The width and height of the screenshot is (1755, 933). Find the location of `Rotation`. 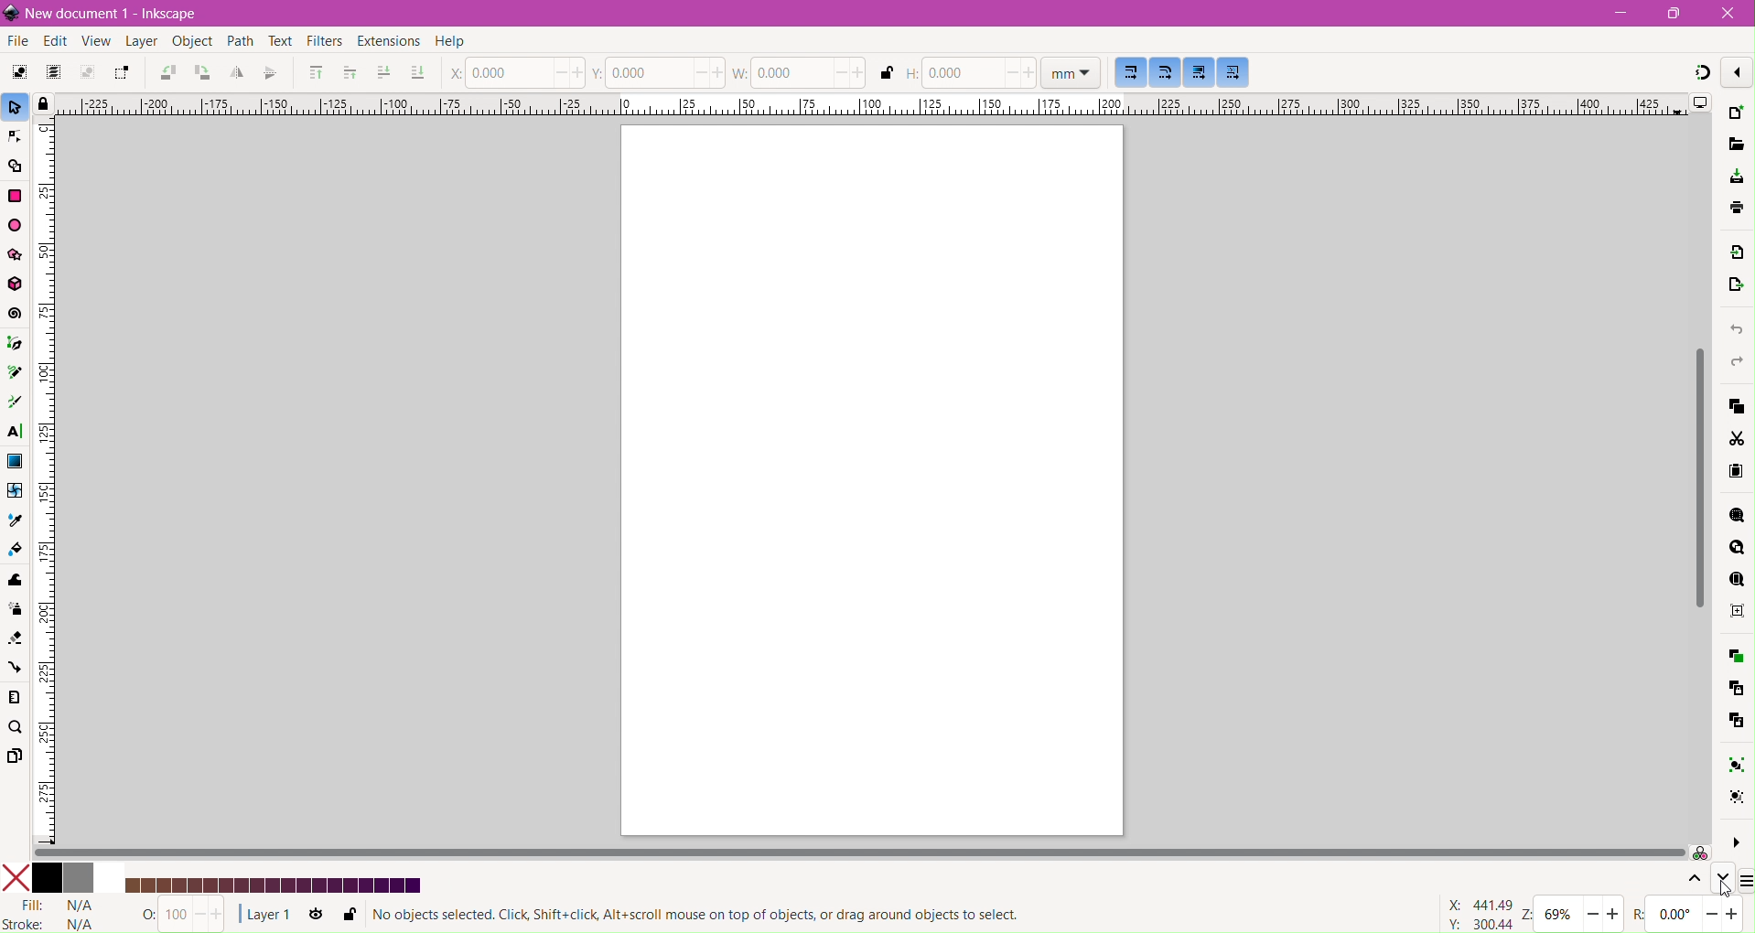

Rotation is located at coordinates (1688, 916).